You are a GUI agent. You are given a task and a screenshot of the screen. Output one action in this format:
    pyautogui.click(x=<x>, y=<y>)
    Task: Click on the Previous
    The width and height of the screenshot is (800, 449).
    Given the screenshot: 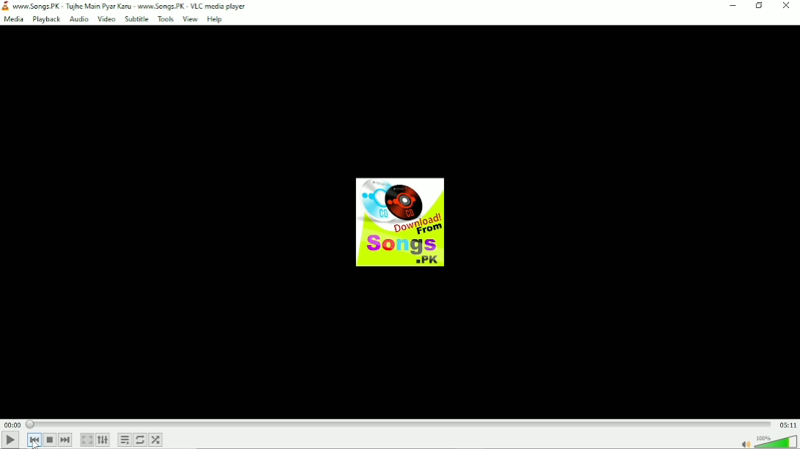 What is the action you would take?
    pyautogui.click(x=34, y=440)
    